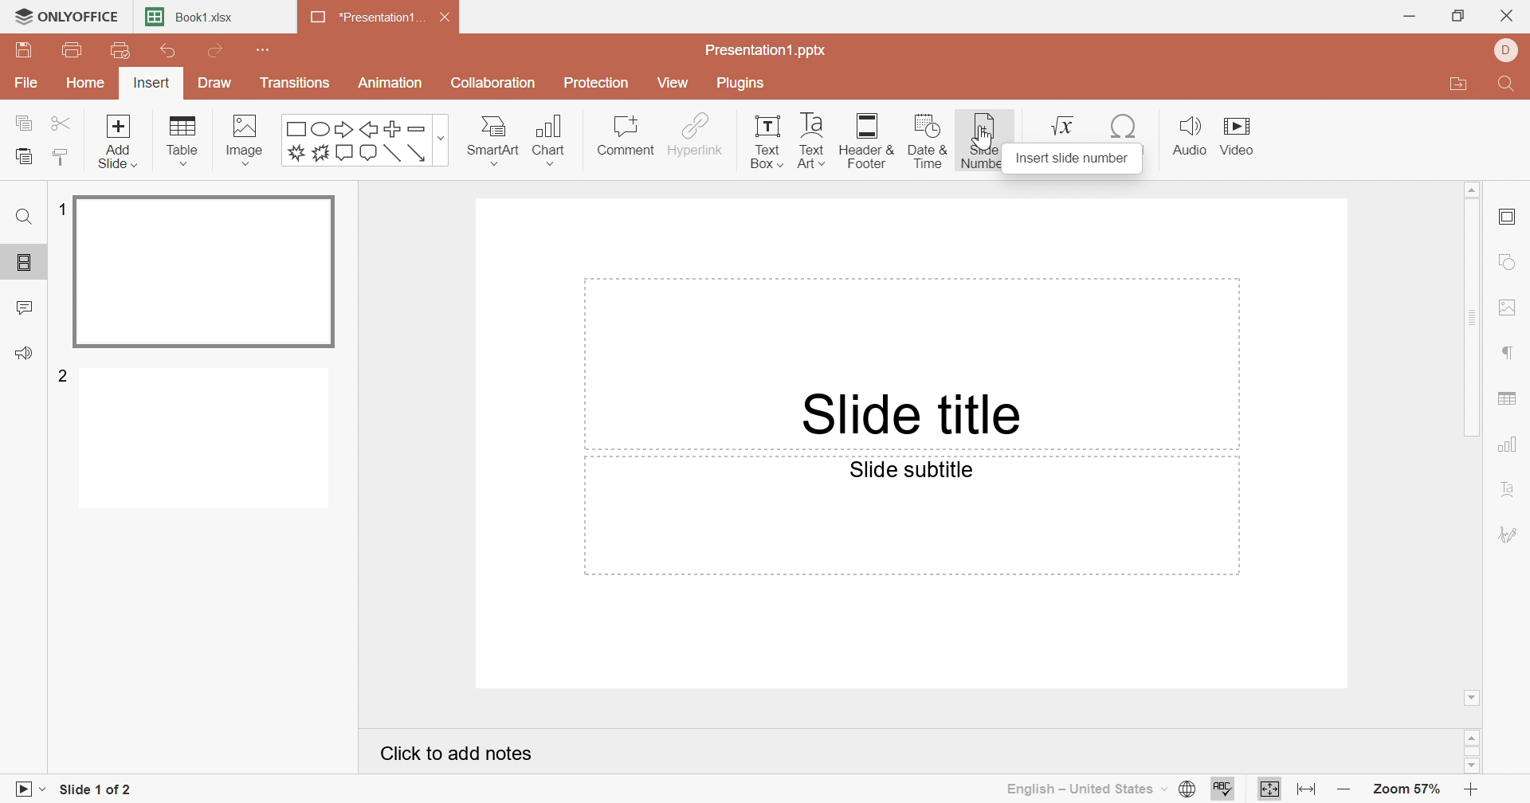 The height and width of the screenshot is (803, 1530). What do you see at coordinates (391, 83) in the screenshot?
I see `Animation` at bounding box center [391, 83].